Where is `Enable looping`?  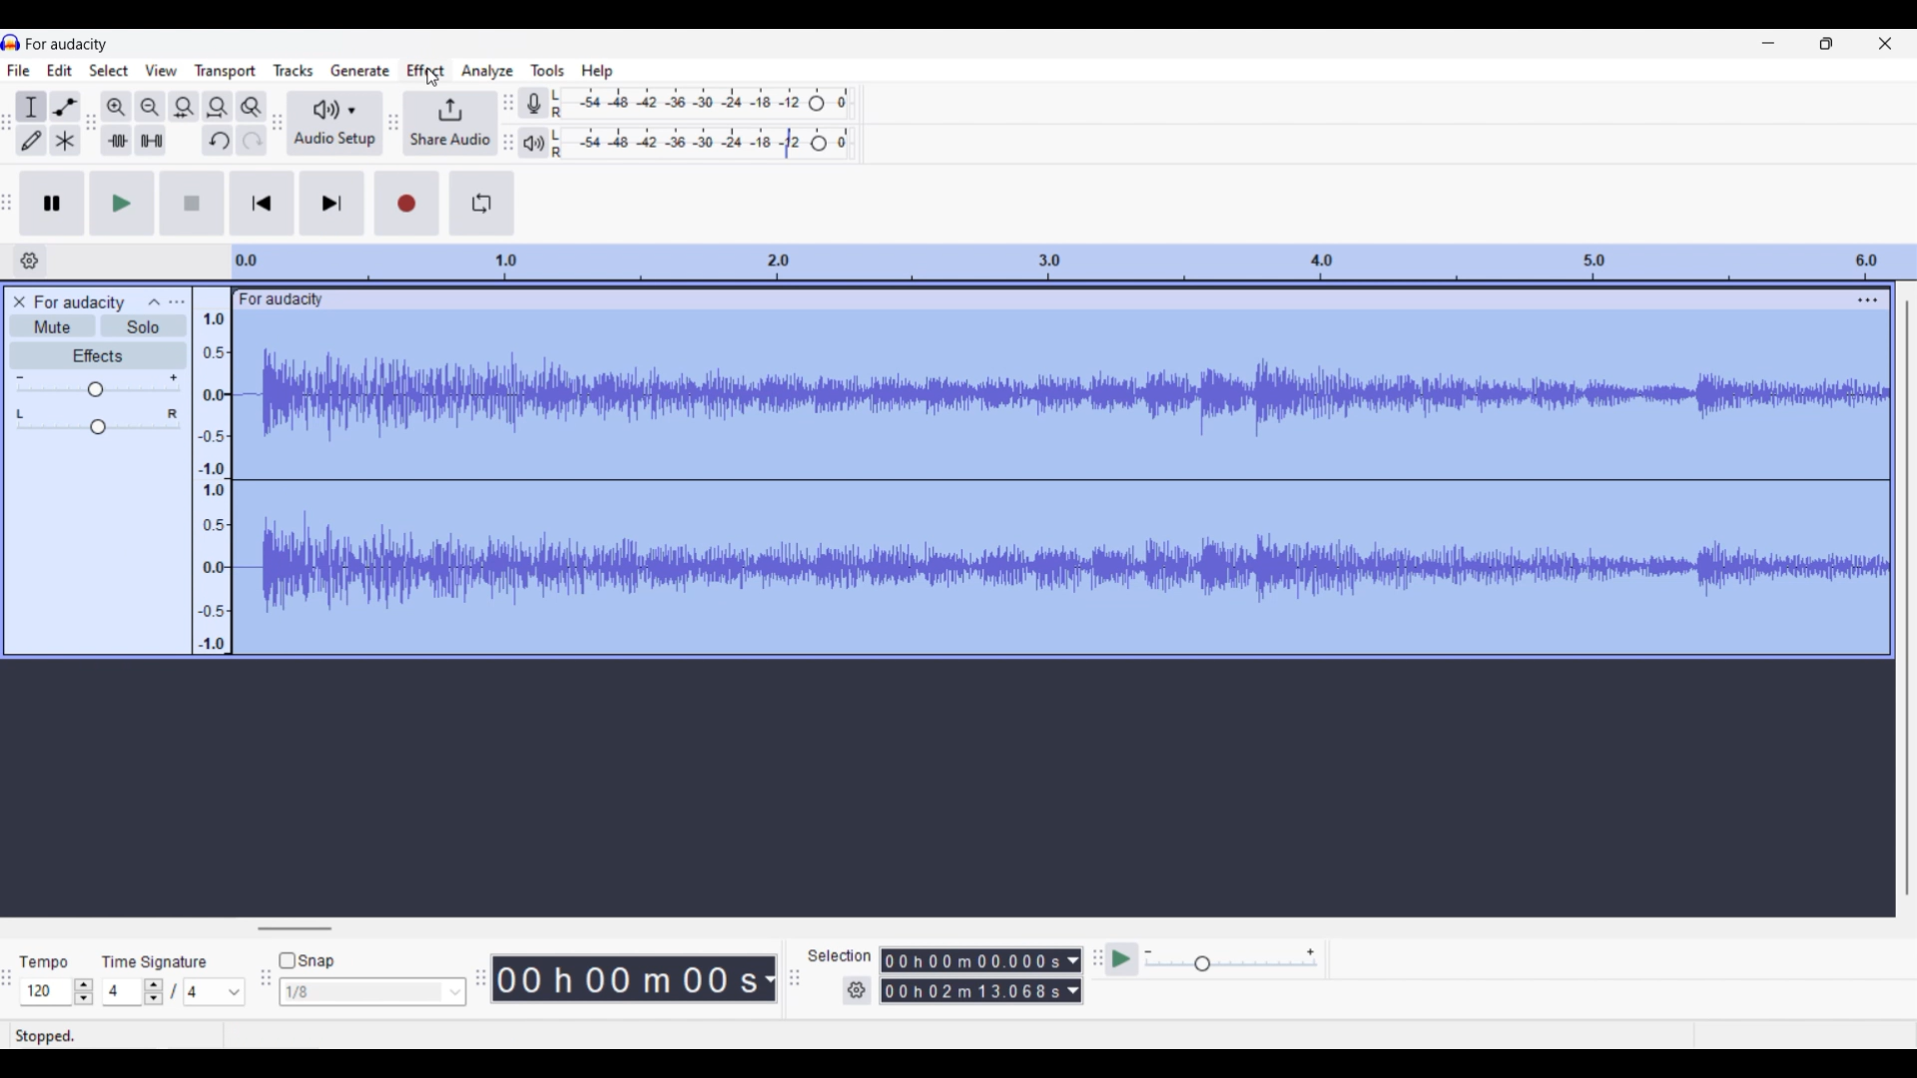 Enable looping is located at coordinates (482, 203).